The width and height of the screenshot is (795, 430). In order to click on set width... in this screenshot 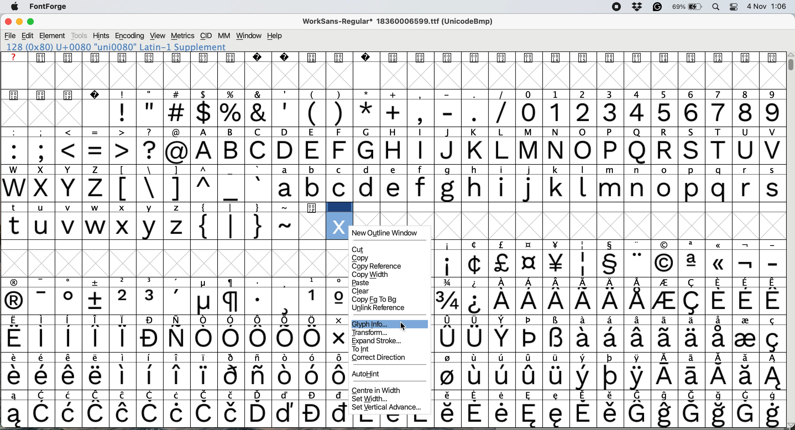, I will do `click(369, 399)`.